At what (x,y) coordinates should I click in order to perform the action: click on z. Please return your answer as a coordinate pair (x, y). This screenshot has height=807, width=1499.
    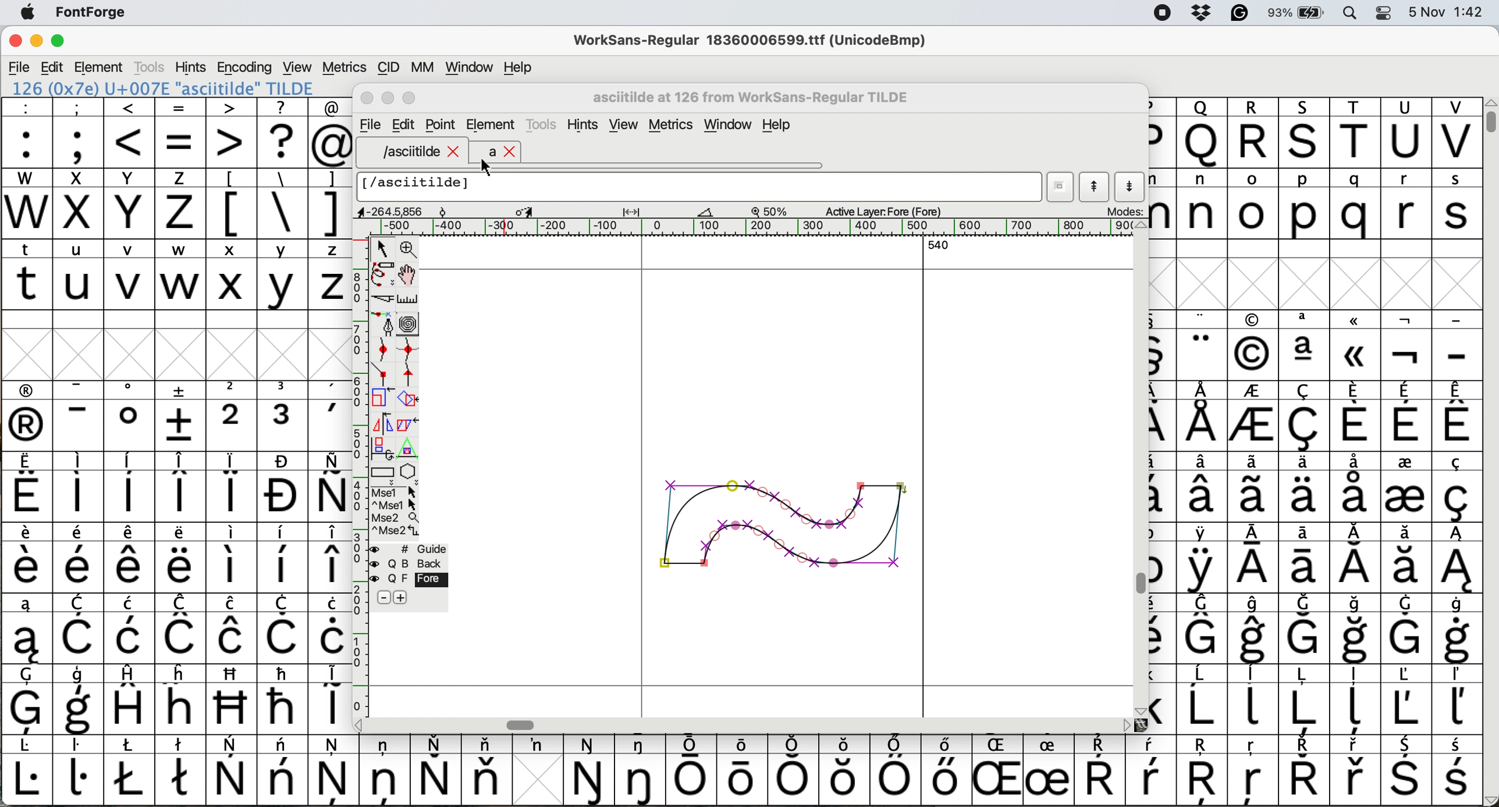
    Looking at the image, I should click on (180, 203).